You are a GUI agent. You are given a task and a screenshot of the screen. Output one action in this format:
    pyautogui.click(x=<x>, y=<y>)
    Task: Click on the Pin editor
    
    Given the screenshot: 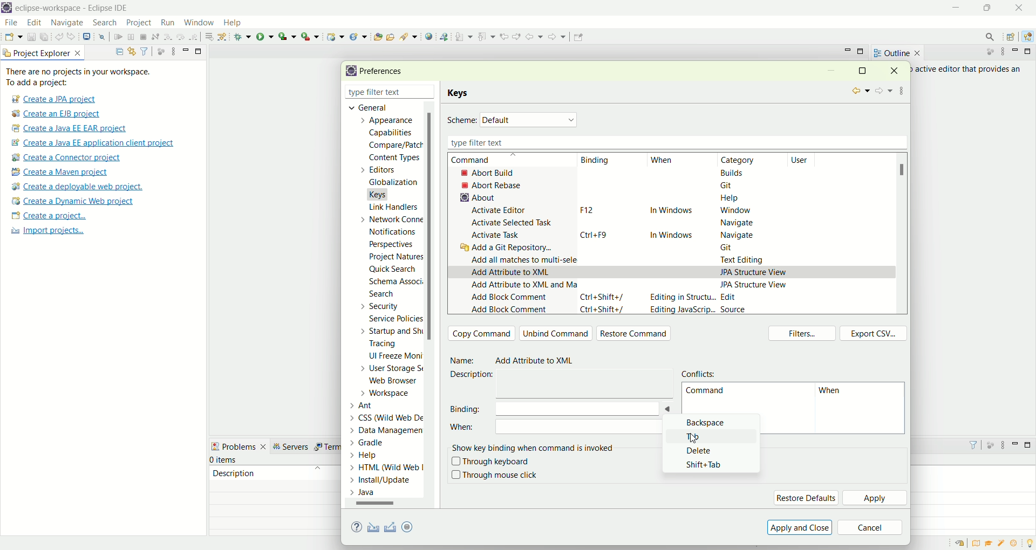 What is the action you would take?
    pyautogui.click(x=577, y=38)
    